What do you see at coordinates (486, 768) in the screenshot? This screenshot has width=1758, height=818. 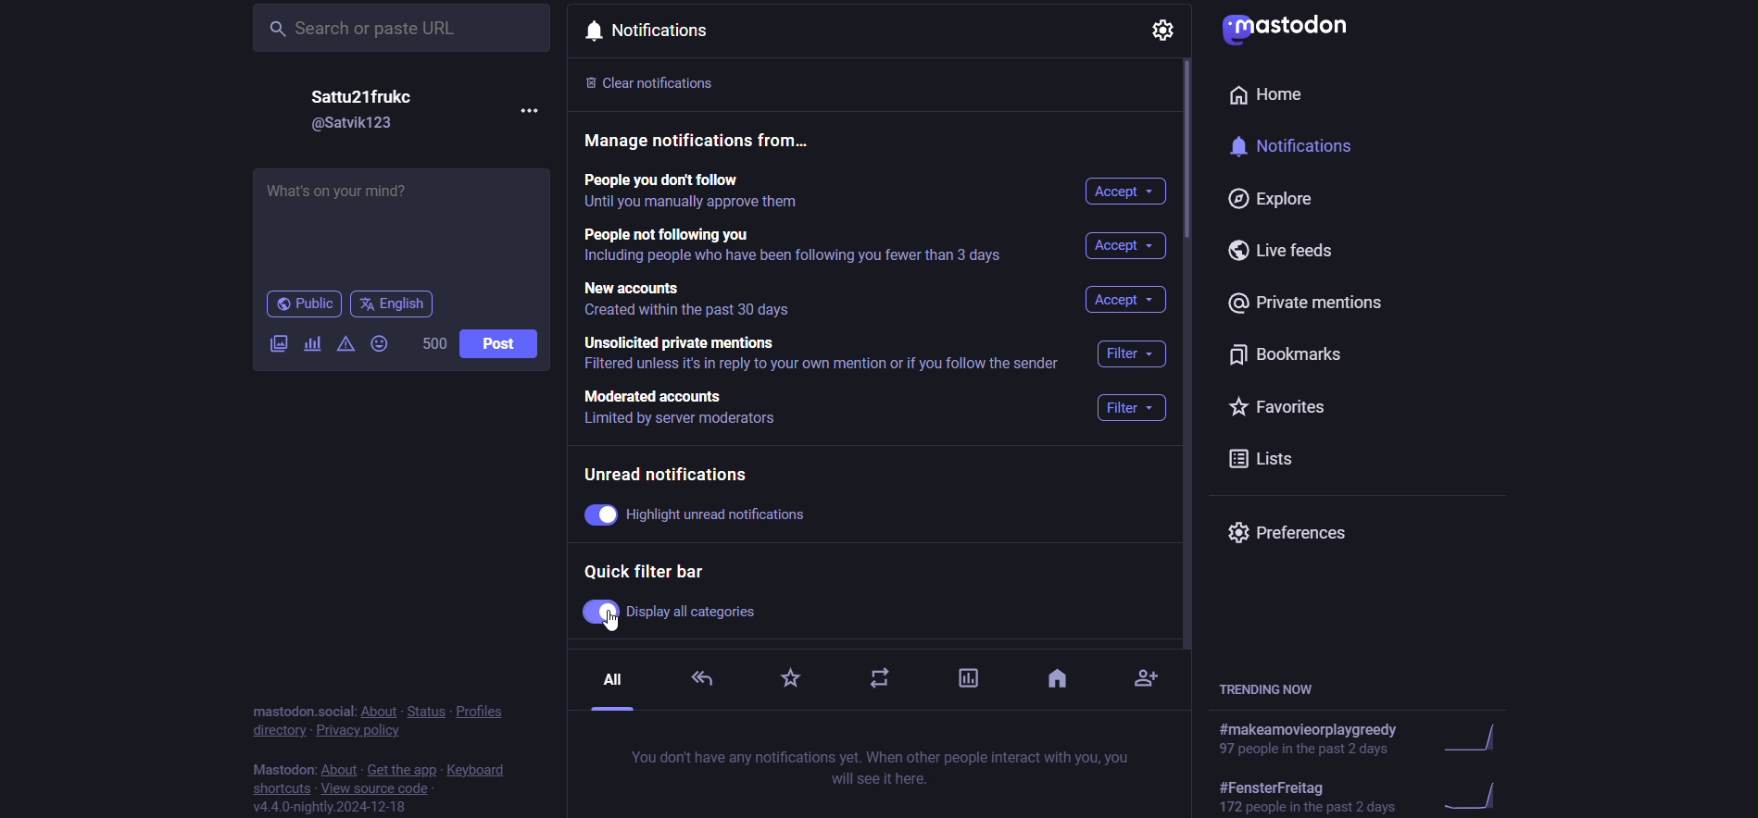 I see `keyboard` at bounding box center [486, 768].